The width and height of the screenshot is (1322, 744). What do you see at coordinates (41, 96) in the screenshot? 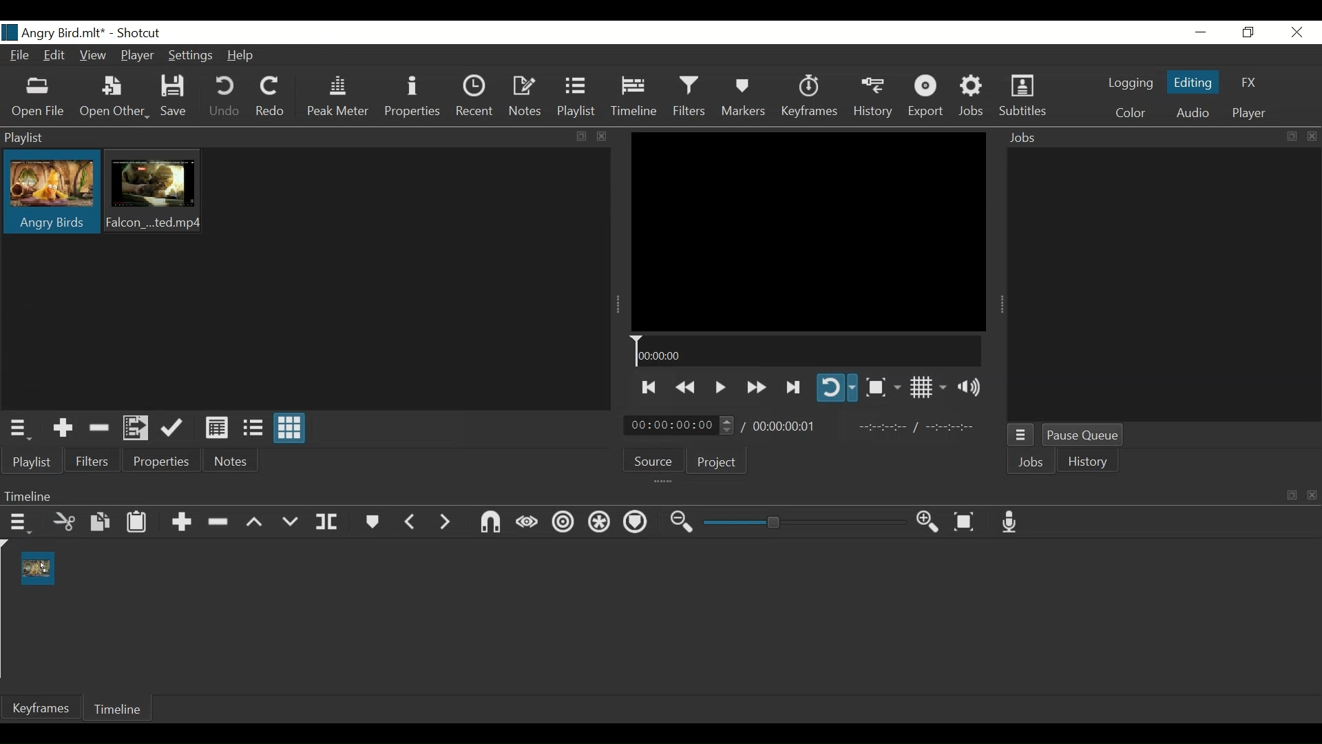
I see `Open File` at bounding box center [41, 96].